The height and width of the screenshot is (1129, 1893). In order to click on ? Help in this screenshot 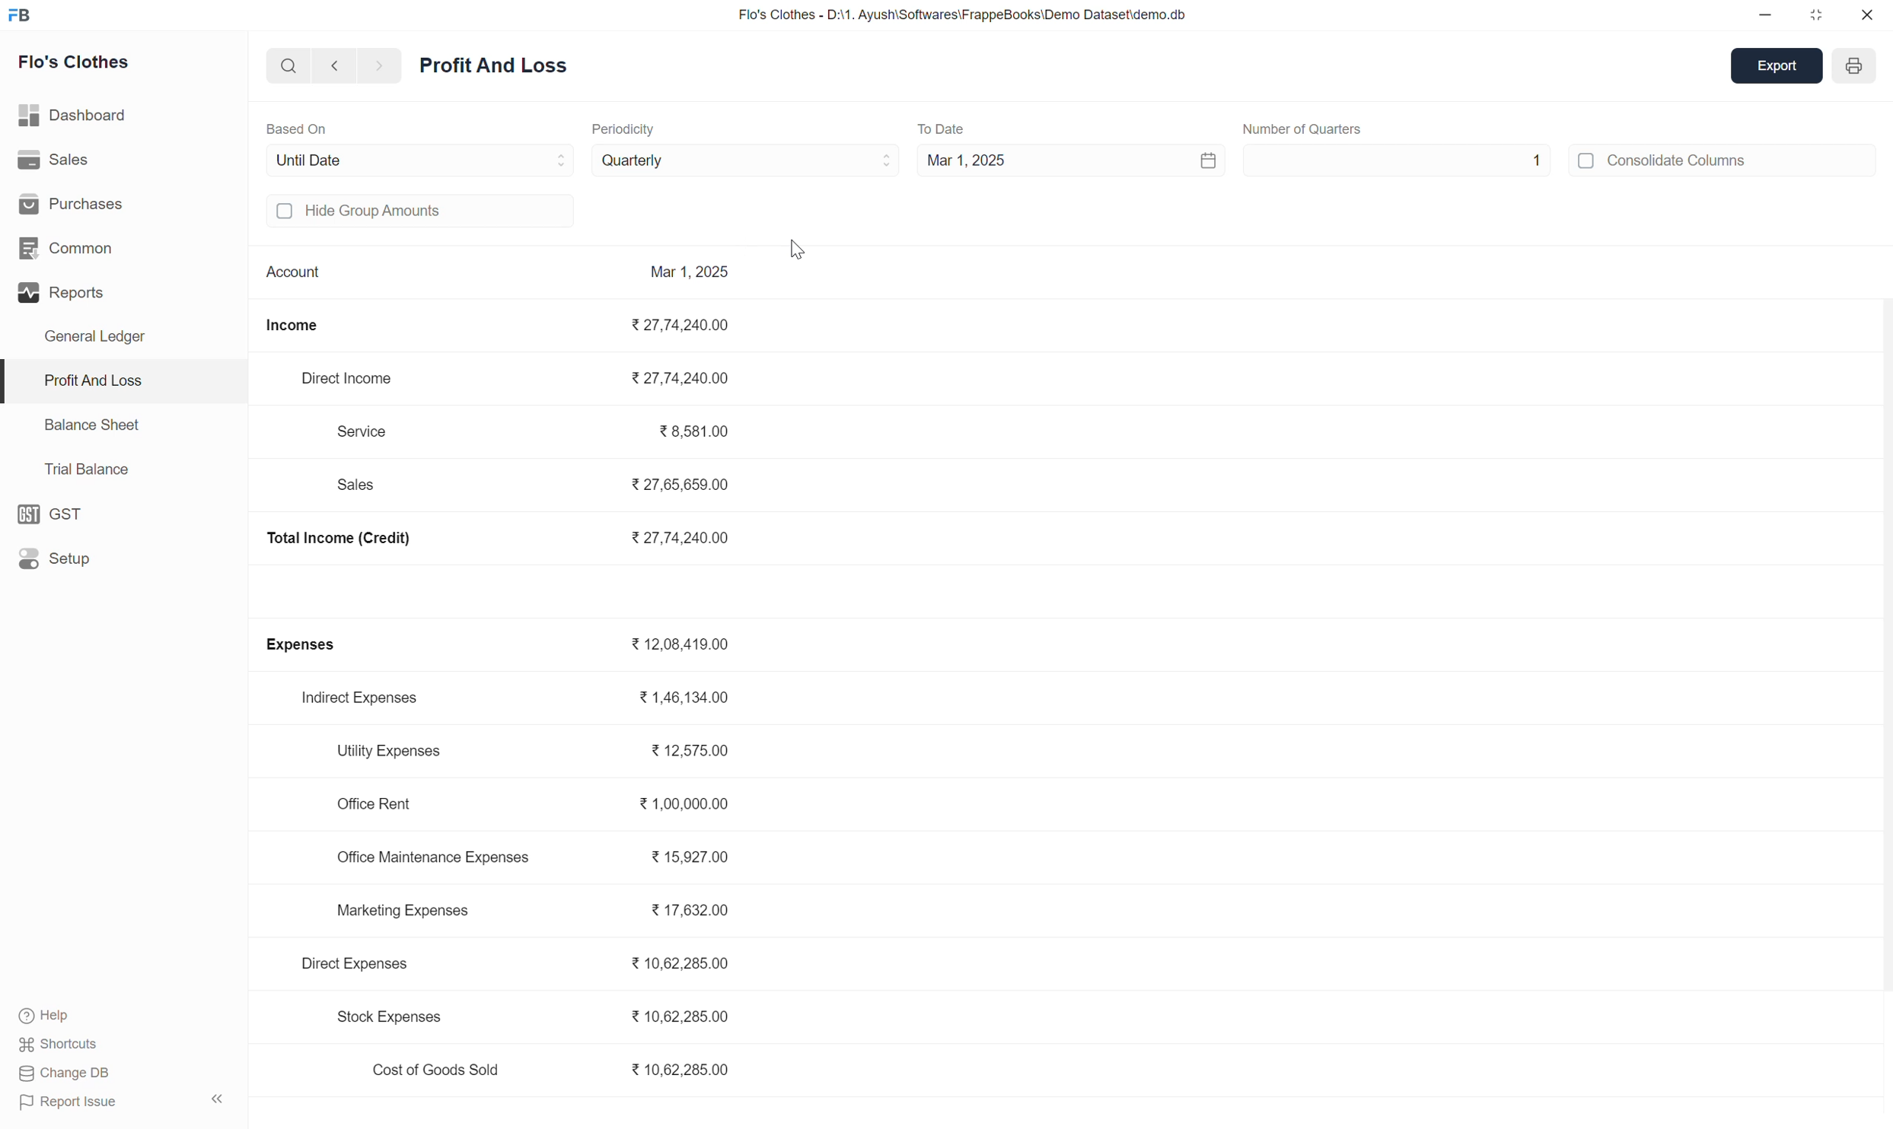, I will do `click(56, 1011)`.